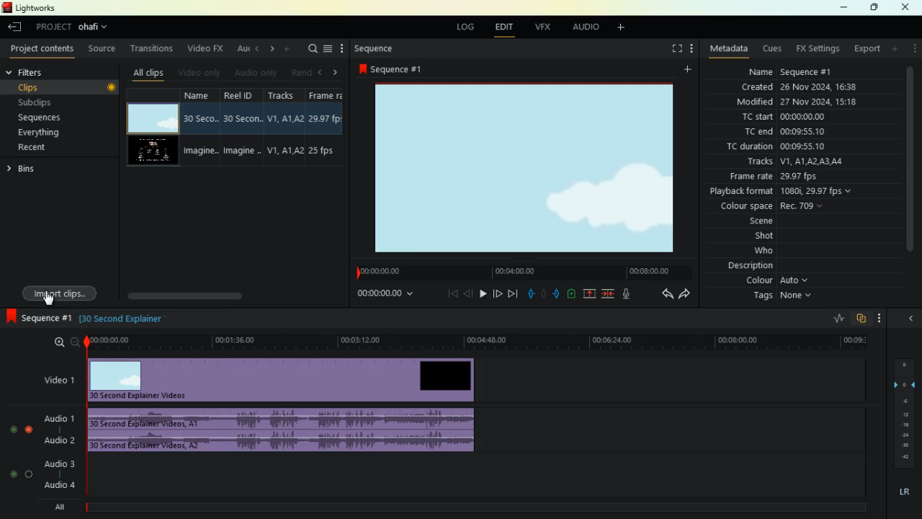 The image size is (922, 519). I want to click on minimize, so click(840, 8).